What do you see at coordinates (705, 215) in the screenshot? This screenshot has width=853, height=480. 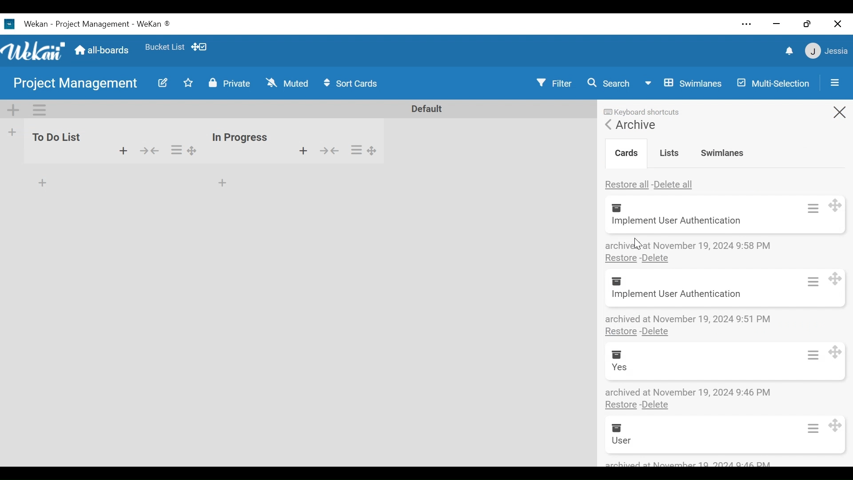 I see `Archive Card` at bounding box center [705, 215].